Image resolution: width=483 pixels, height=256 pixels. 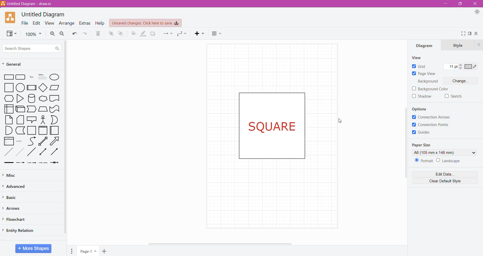 I want to click on Diagram, so click(x=426, y=46).